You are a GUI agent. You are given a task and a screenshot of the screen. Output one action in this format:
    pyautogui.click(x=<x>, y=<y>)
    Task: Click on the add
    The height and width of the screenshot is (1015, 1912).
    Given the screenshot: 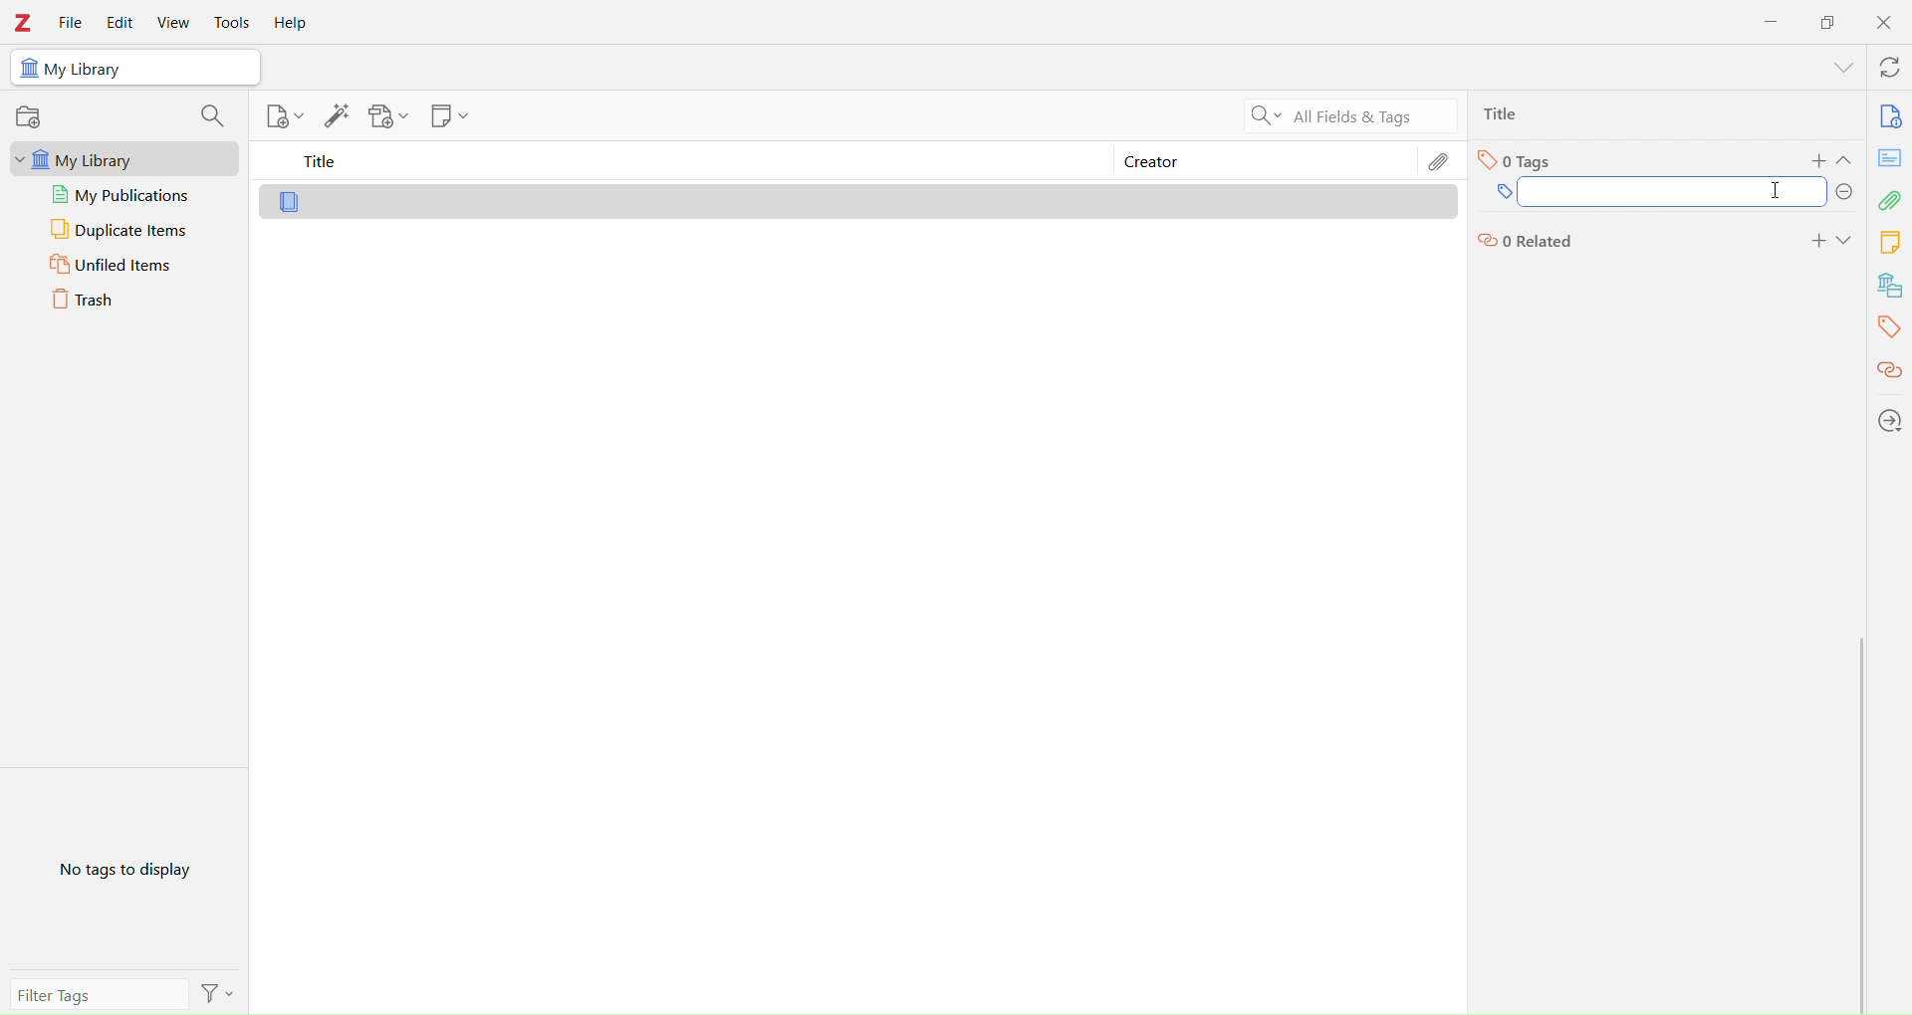 What is the action you would take?
    pyautogui.click(x=1813, y=239)
    